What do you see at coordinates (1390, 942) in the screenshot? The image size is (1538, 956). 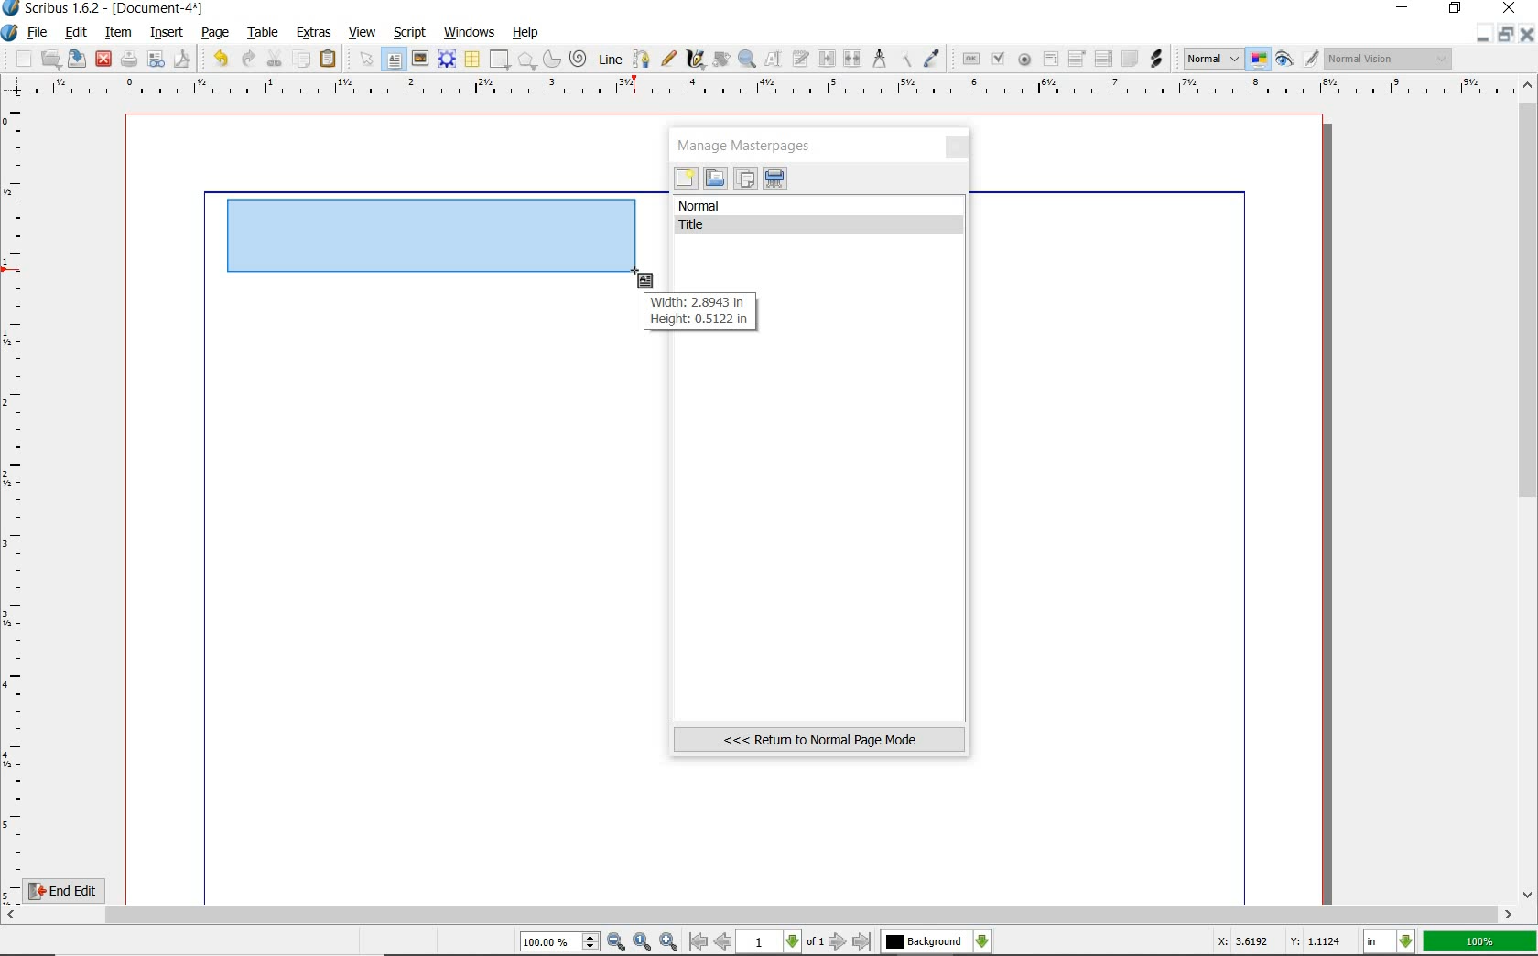 I see `in` at bounding box center [1390, 942].